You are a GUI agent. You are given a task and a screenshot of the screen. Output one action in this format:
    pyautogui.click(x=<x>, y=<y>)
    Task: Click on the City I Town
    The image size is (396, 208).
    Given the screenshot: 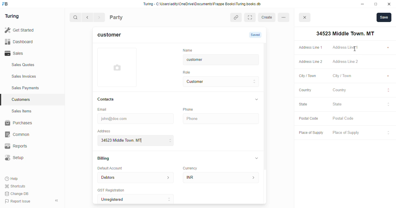 What is the action you would take?
    pyautogui.click(x=361, y=76)
    